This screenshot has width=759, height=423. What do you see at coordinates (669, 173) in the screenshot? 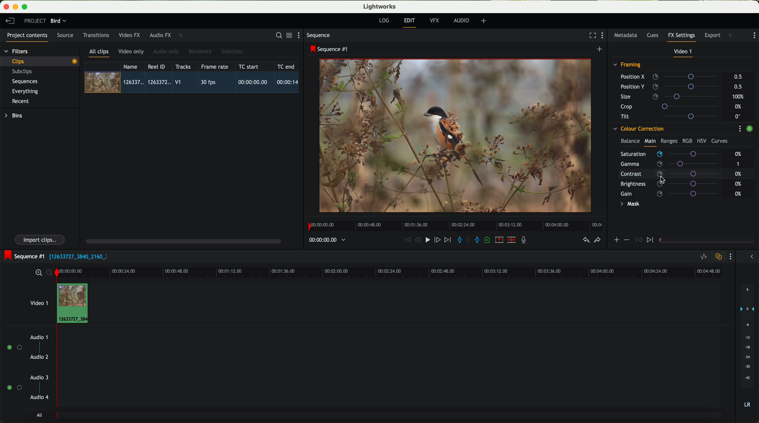
I see `click on contrast` at bounding box center [669, 173].